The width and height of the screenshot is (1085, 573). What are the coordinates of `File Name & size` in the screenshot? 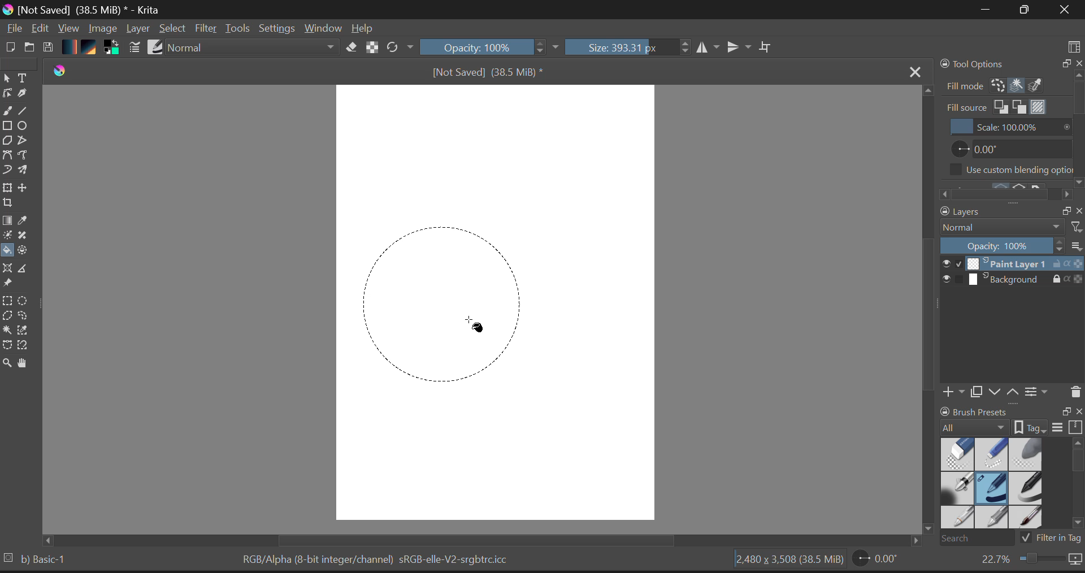 It's located at (487, 72).